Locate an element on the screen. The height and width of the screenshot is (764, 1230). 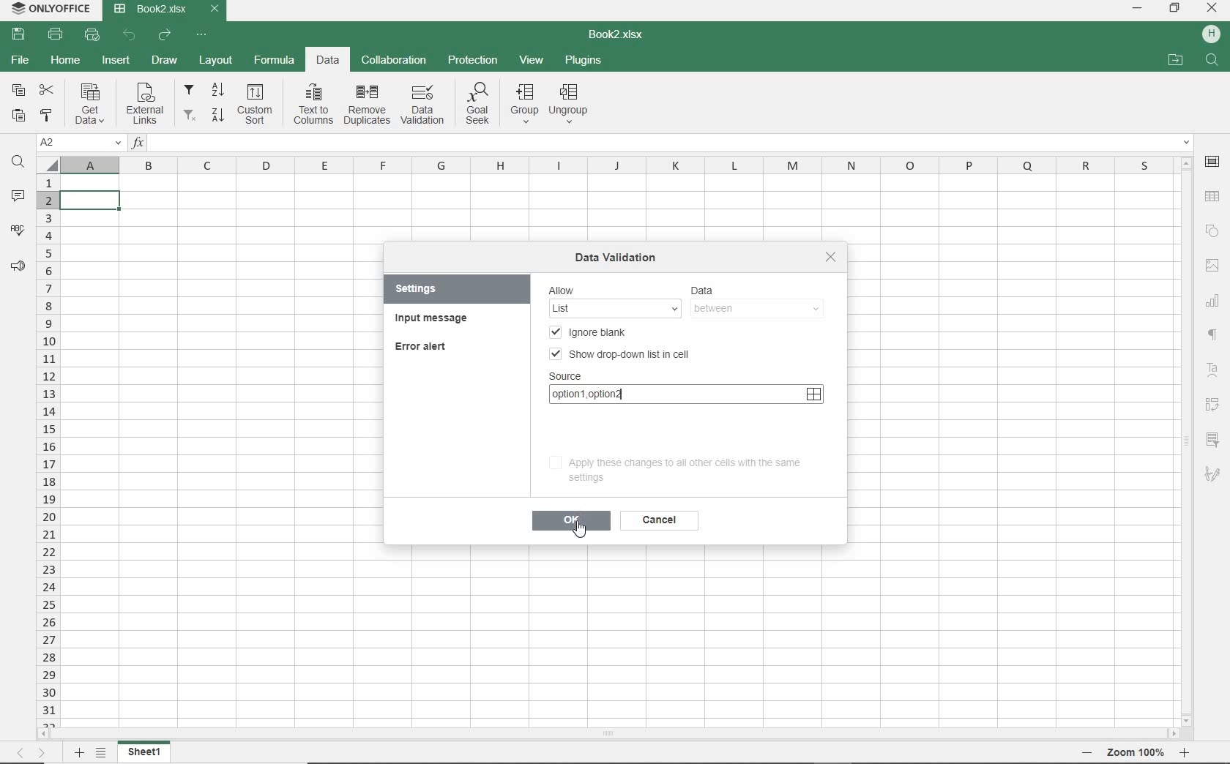
goal seek is located at coordinates (479, 102).